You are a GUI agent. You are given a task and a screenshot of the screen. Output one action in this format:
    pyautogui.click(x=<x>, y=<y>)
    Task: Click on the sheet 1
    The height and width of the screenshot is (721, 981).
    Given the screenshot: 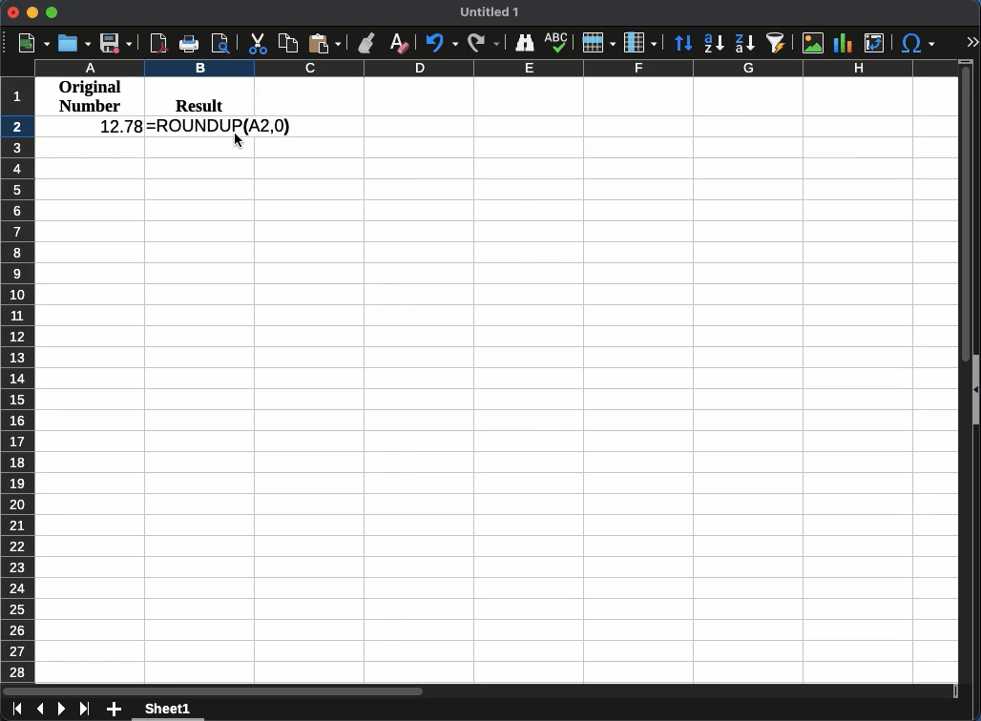 What is the action you would take?
    pyautogui.click(x=172, y=711)
    